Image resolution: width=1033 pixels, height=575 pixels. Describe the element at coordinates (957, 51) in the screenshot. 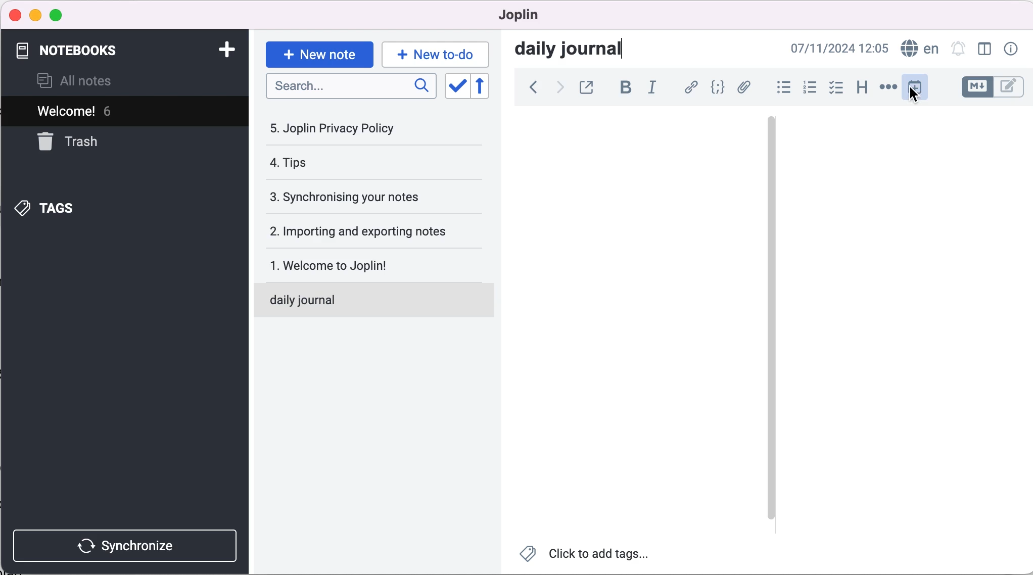

I see `set alarm` at that location.